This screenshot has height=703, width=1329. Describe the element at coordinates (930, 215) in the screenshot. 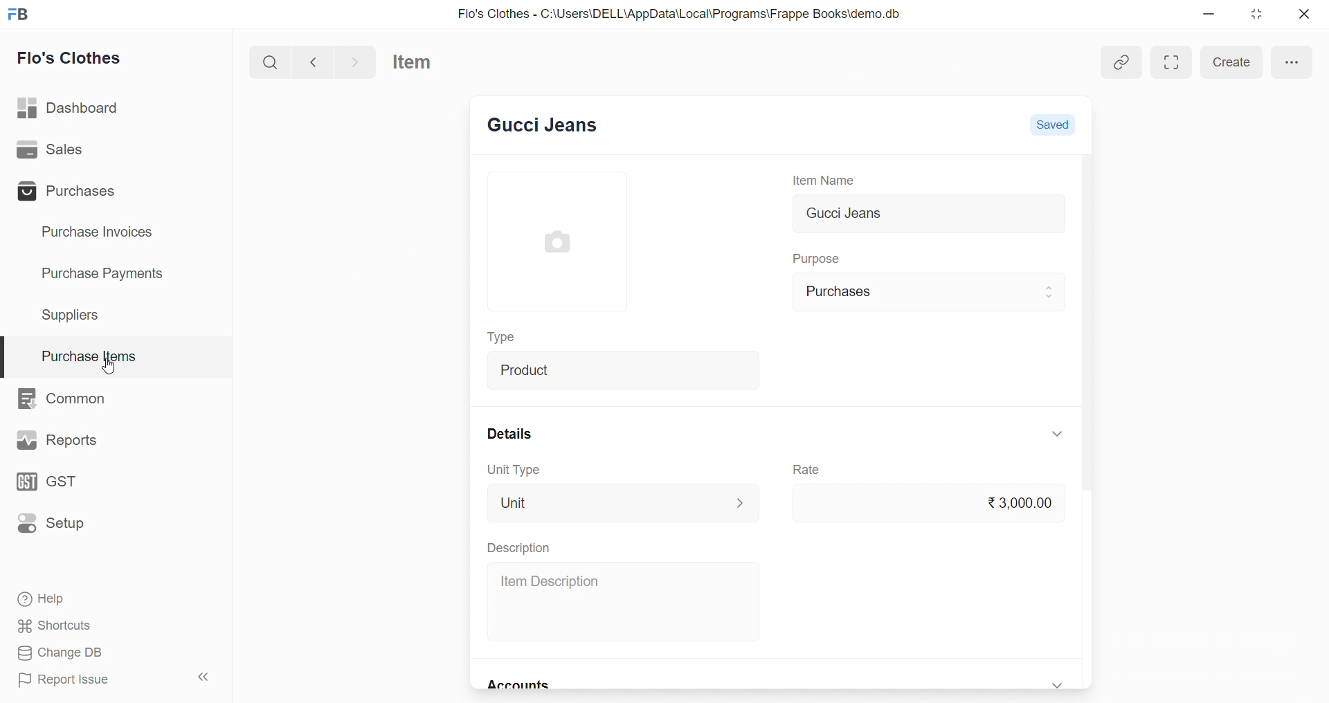

I see `Gucci Jeans` at that location.